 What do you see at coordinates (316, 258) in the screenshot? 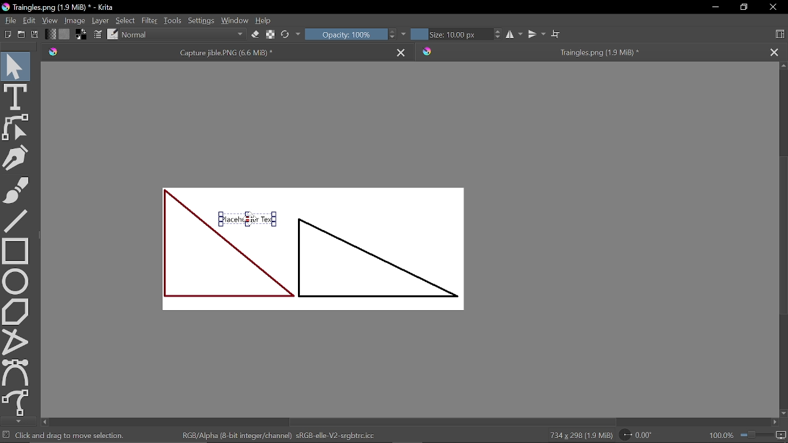
I see `Placeholder Text` at bounding box center [316, 258].